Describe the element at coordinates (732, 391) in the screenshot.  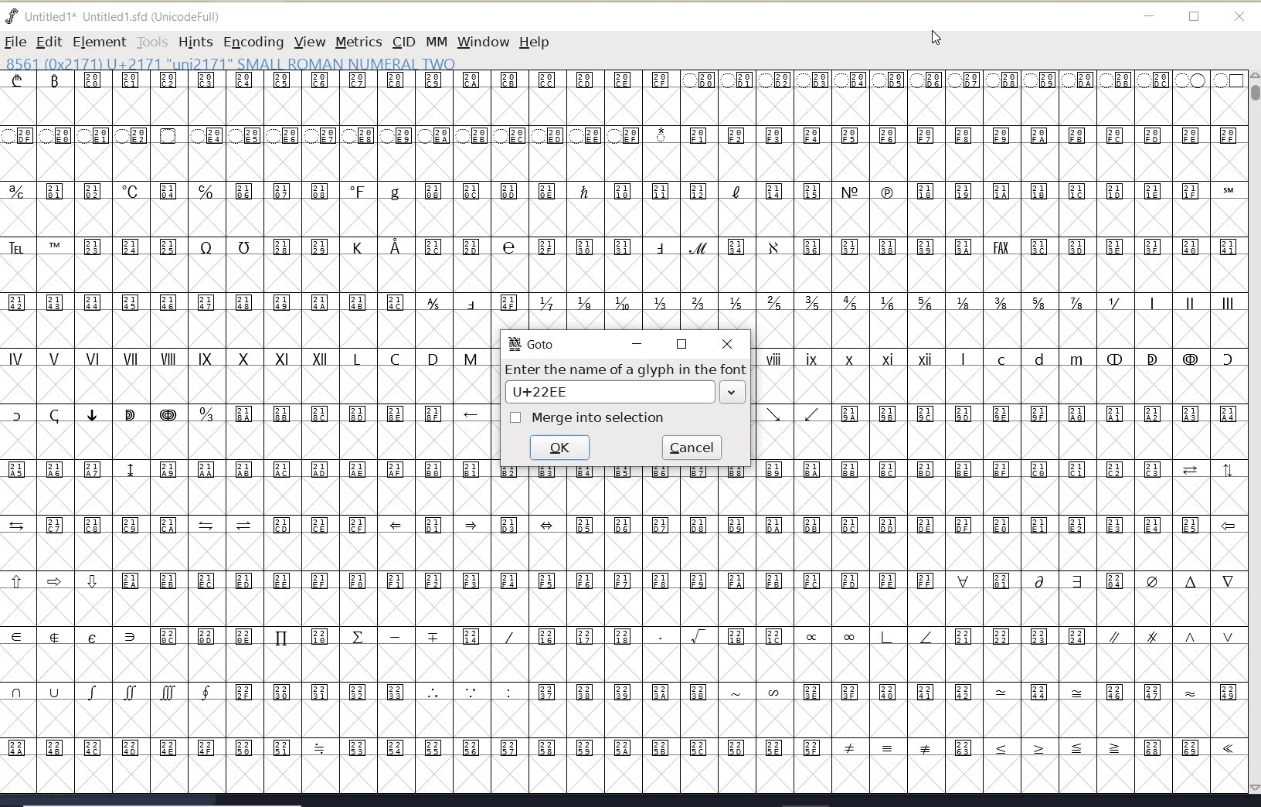
I see `EXPAND` at that location.